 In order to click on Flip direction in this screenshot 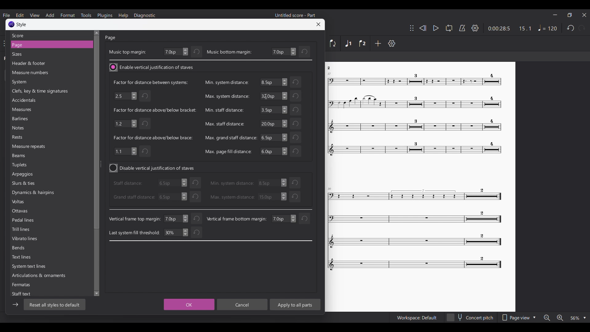, I will do `click(333, 43)`.